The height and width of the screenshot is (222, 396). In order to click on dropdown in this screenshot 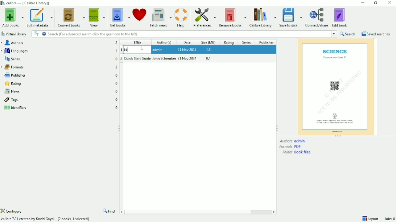, I will do `click(334, 34)`.